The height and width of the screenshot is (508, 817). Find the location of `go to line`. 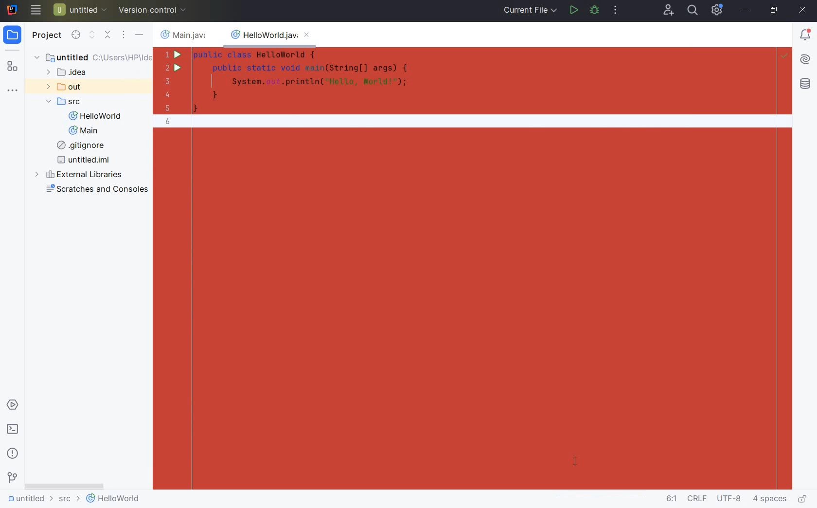

go to line is located at coordinates (671, 499).